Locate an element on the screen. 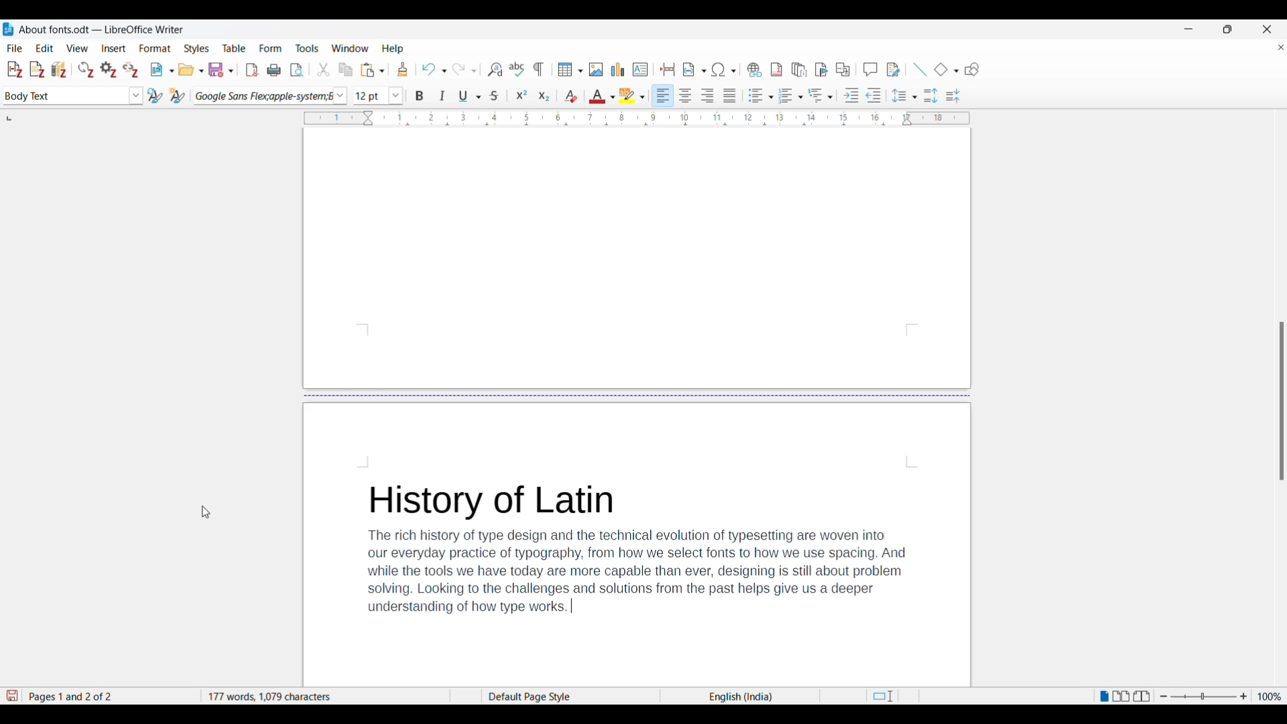 The width and height of the screenshot is (1287, 724). Add/Edit bibliography is located at coordinates (59, 70).